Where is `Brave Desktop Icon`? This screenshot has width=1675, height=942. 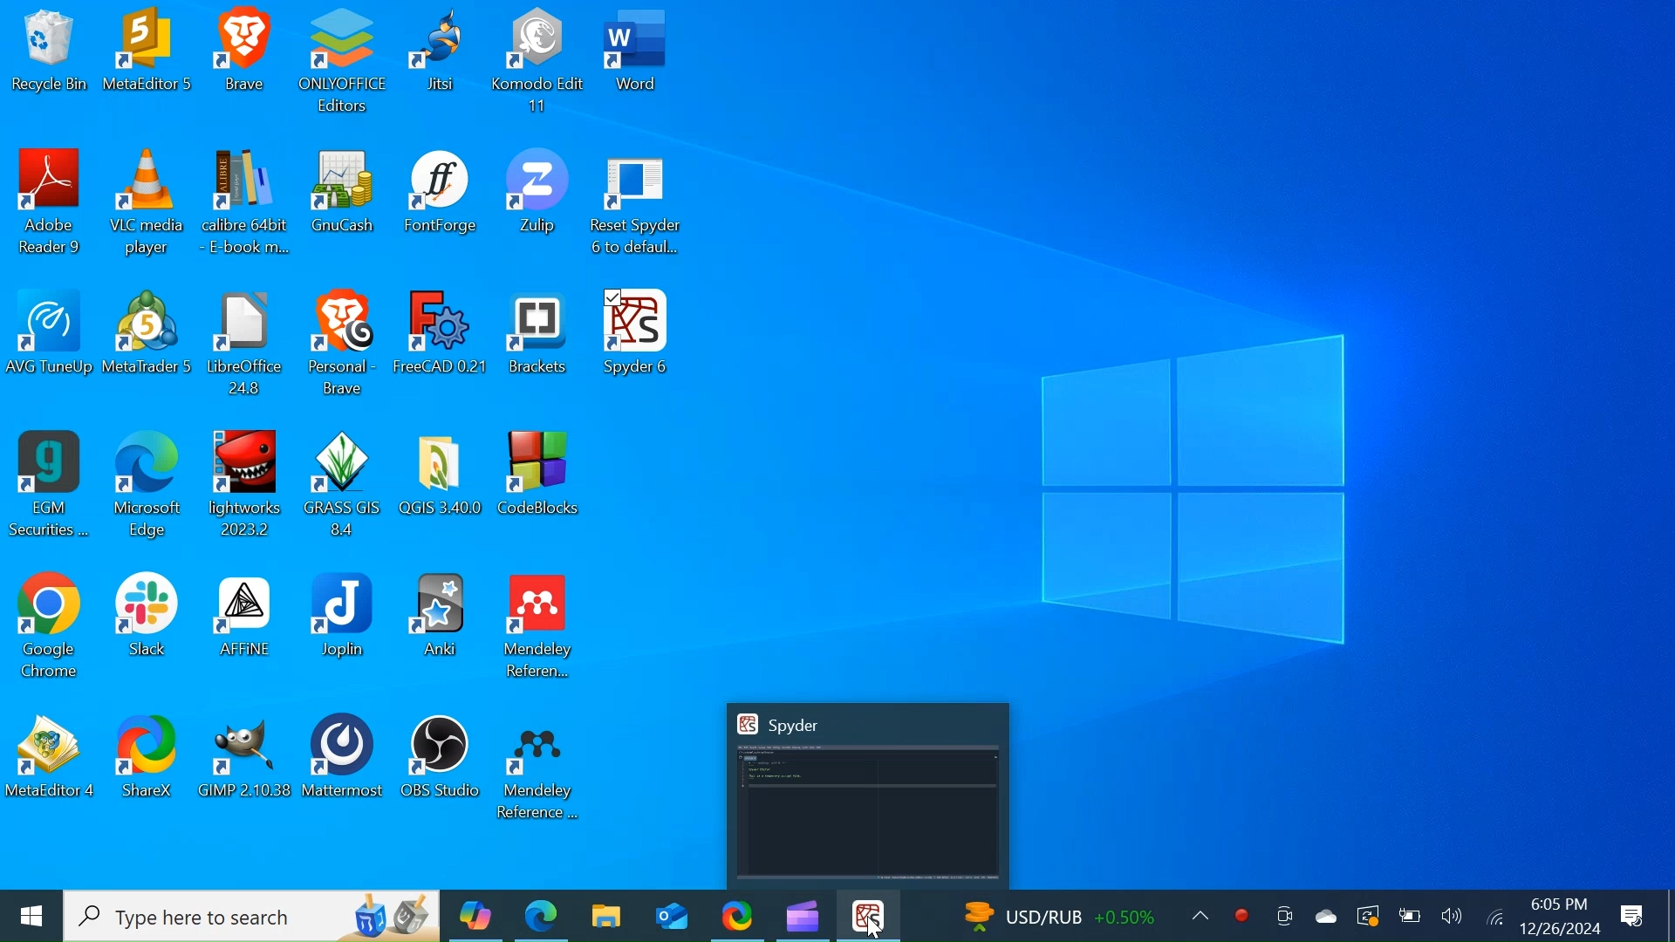
Brave Desktop Icon is located at coordinates (245, 63).